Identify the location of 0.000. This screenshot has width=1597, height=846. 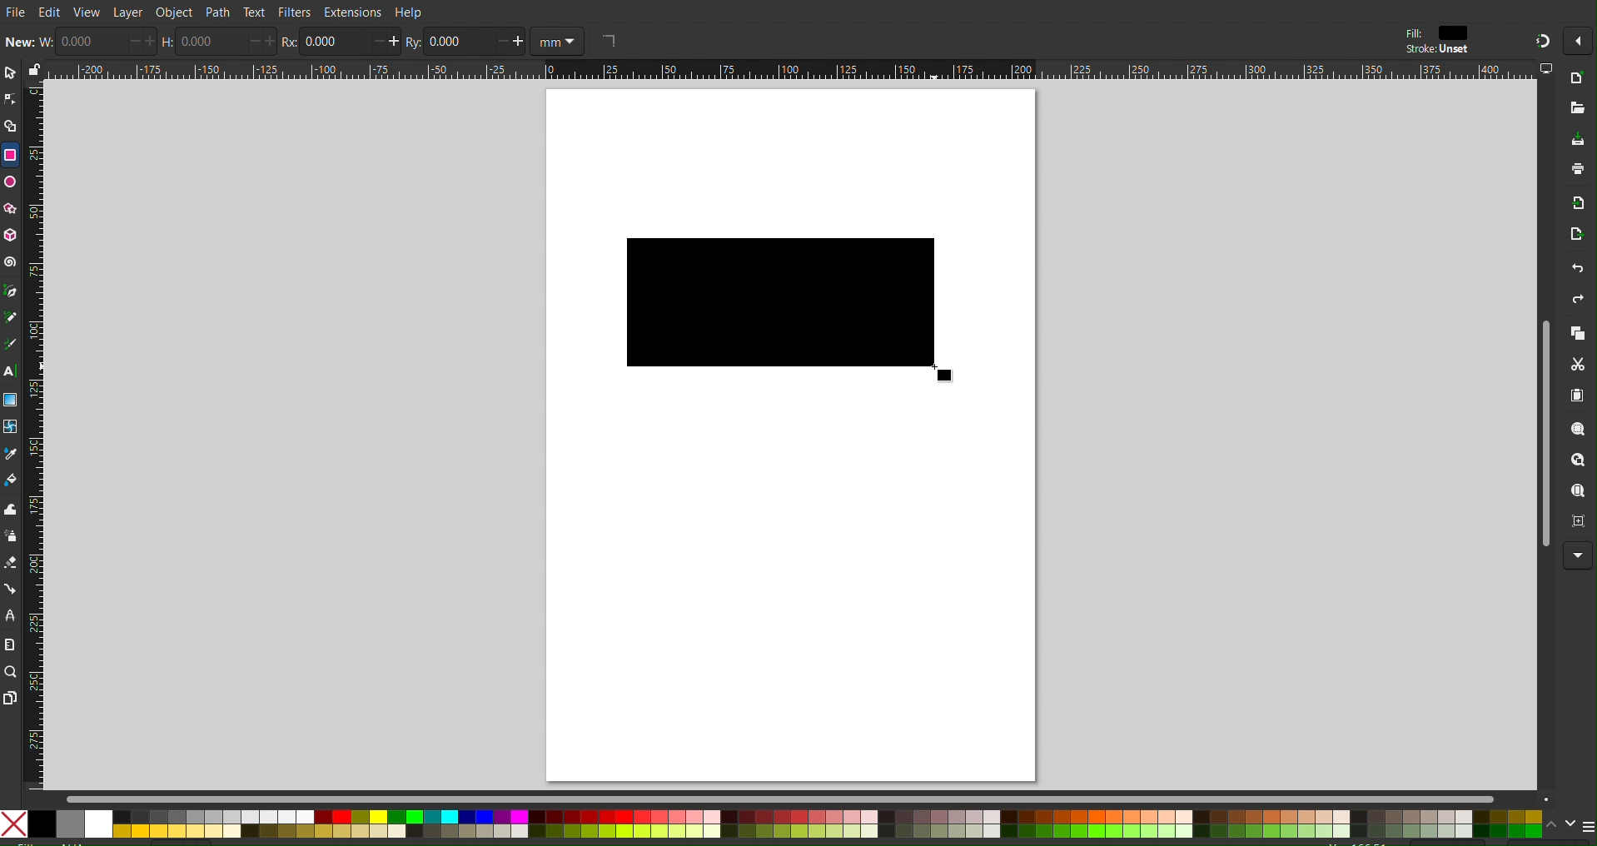
(93, 41).